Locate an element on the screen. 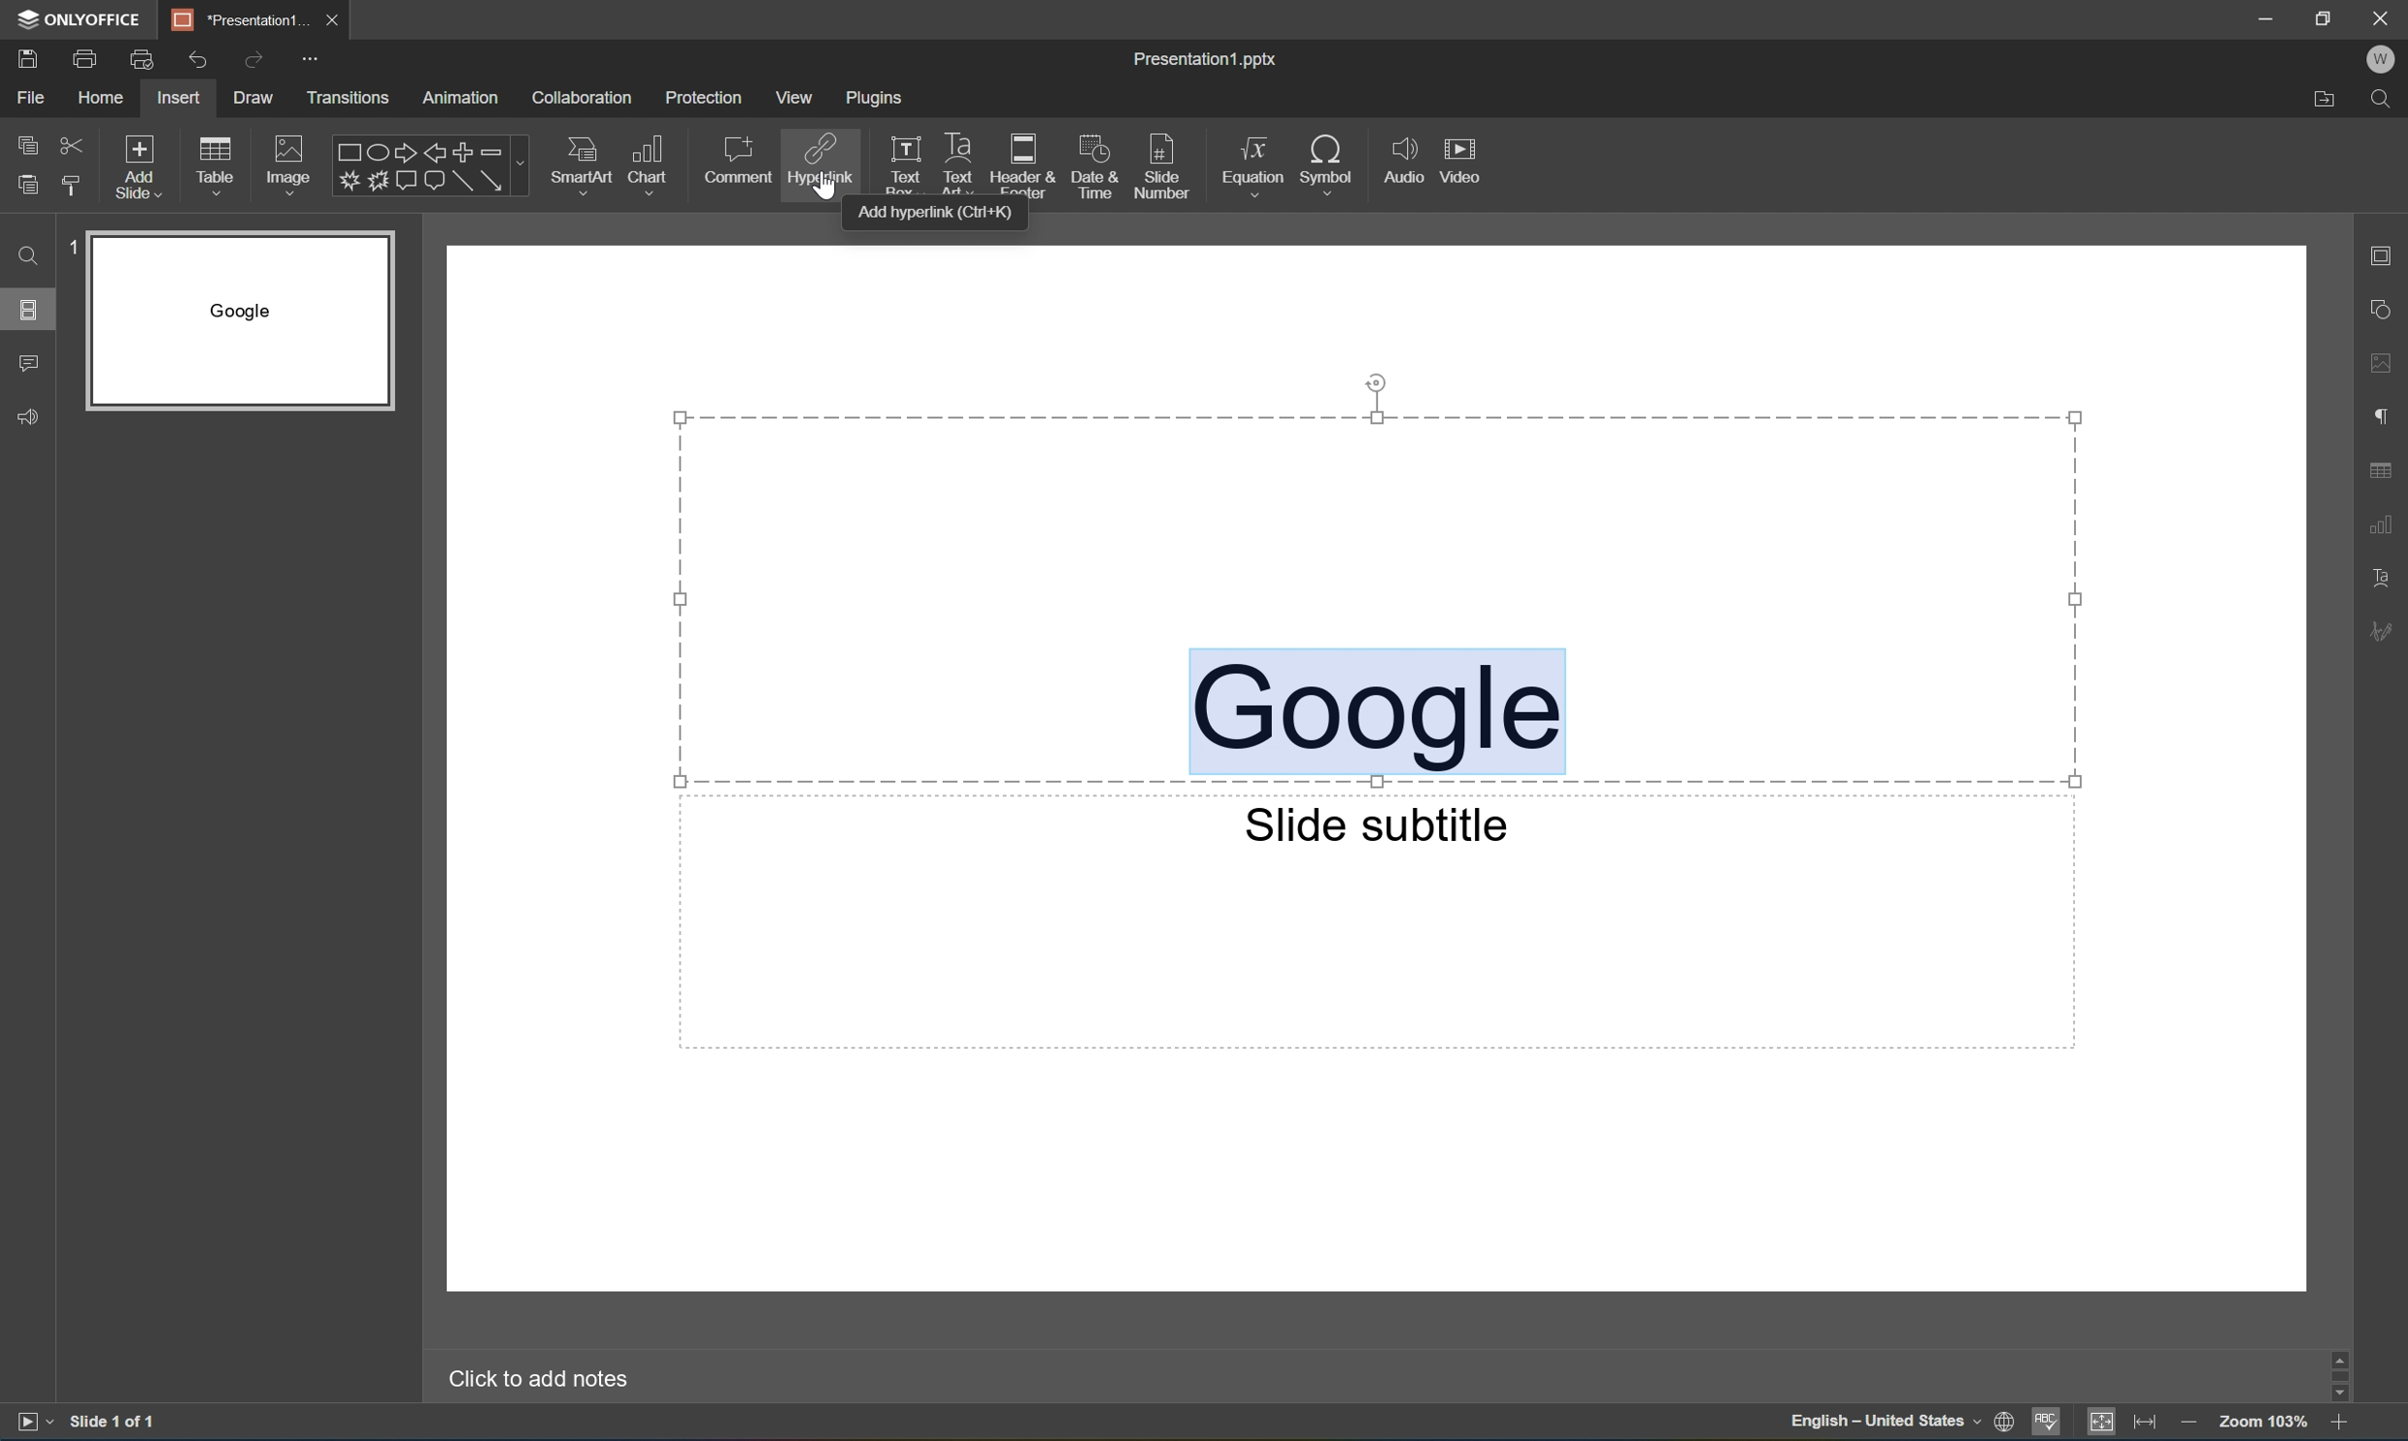 The height and width of the screenshot is (1441, 2408). Paste is located at coordinates (28, 185).